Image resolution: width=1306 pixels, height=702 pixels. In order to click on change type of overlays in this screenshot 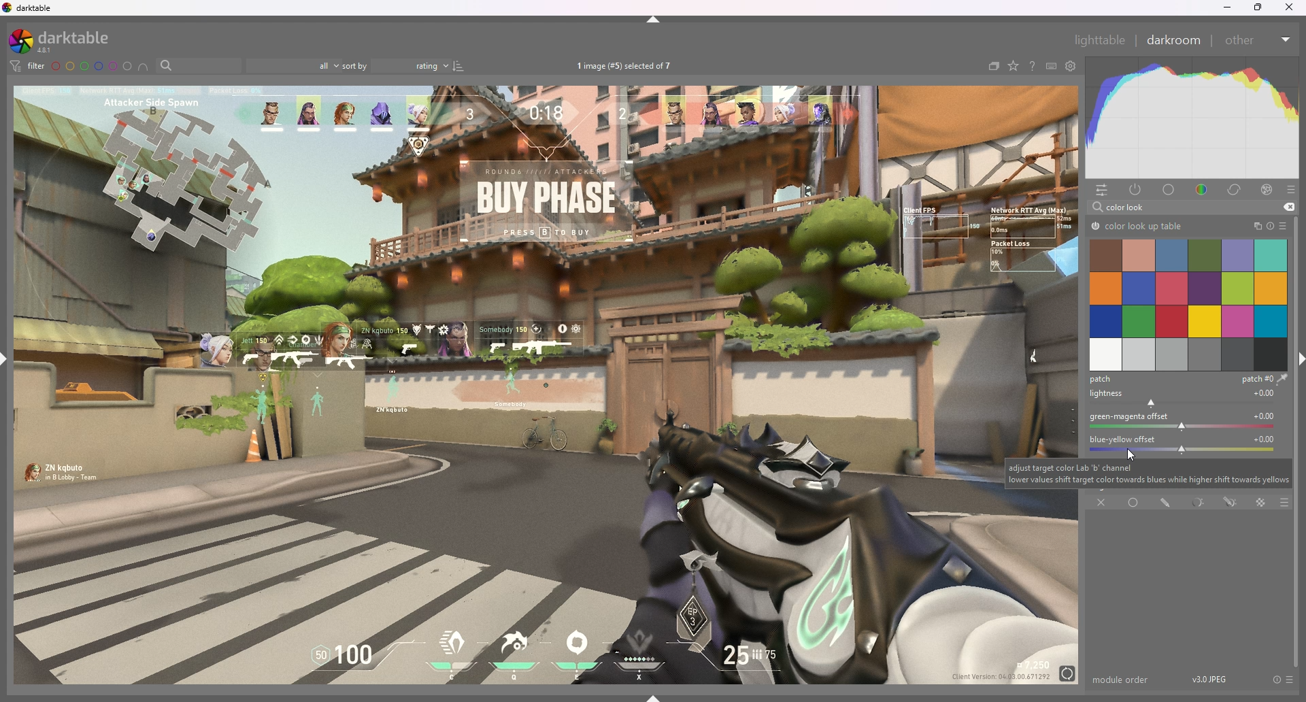, I will do `click(1014, 66)`.